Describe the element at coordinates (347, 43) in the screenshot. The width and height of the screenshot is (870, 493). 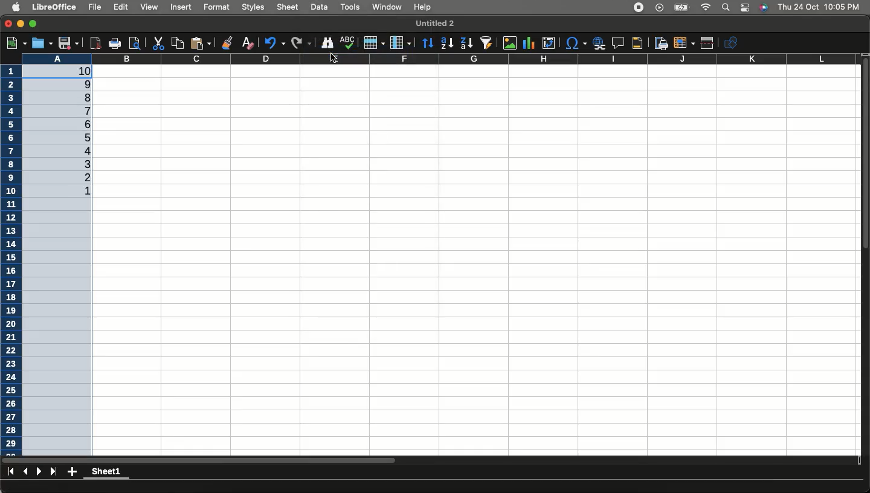
I see `Spelling` at that location.